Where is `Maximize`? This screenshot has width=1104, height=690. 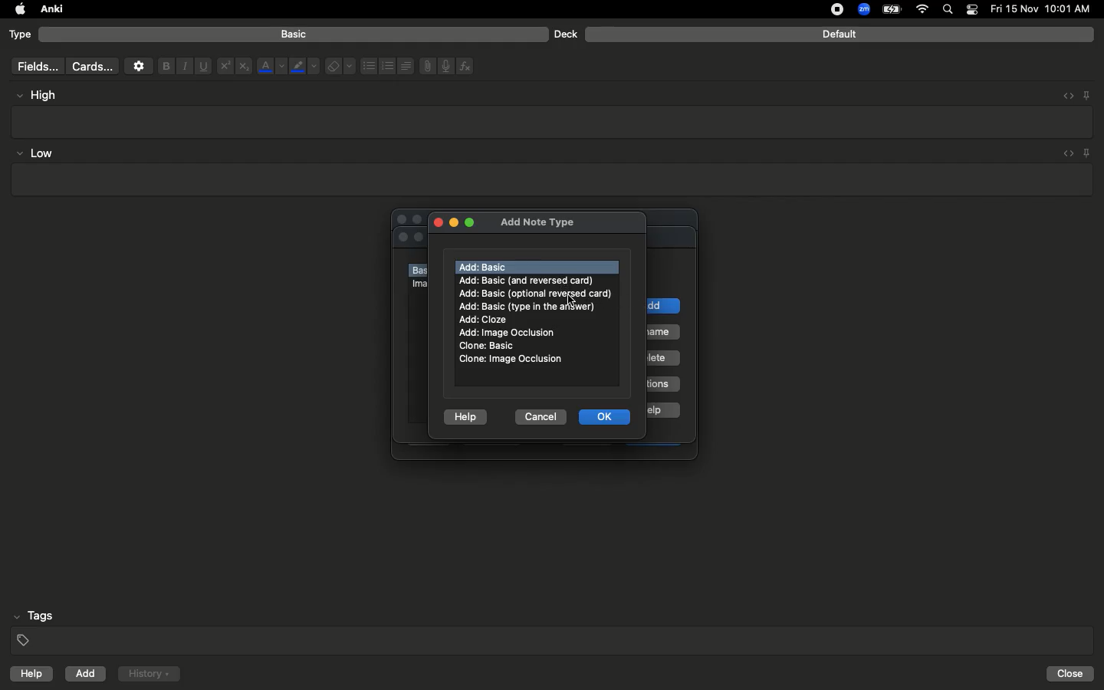
Maximize is located at coordinates (471, 224).